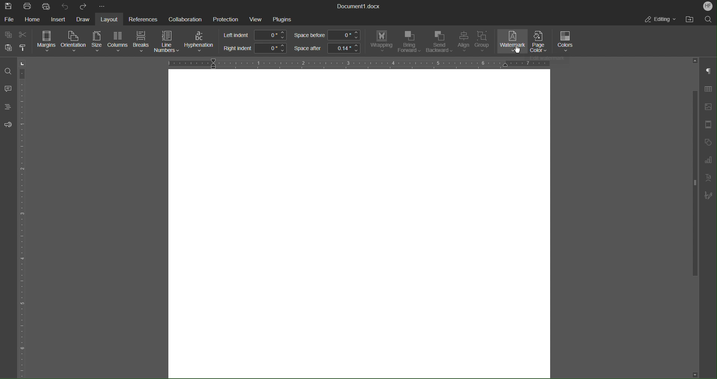 The image size is (717, 379). Describe the element at coordinates (24, 218) in the screenshot. I see `Vertical Ruler` at that location.